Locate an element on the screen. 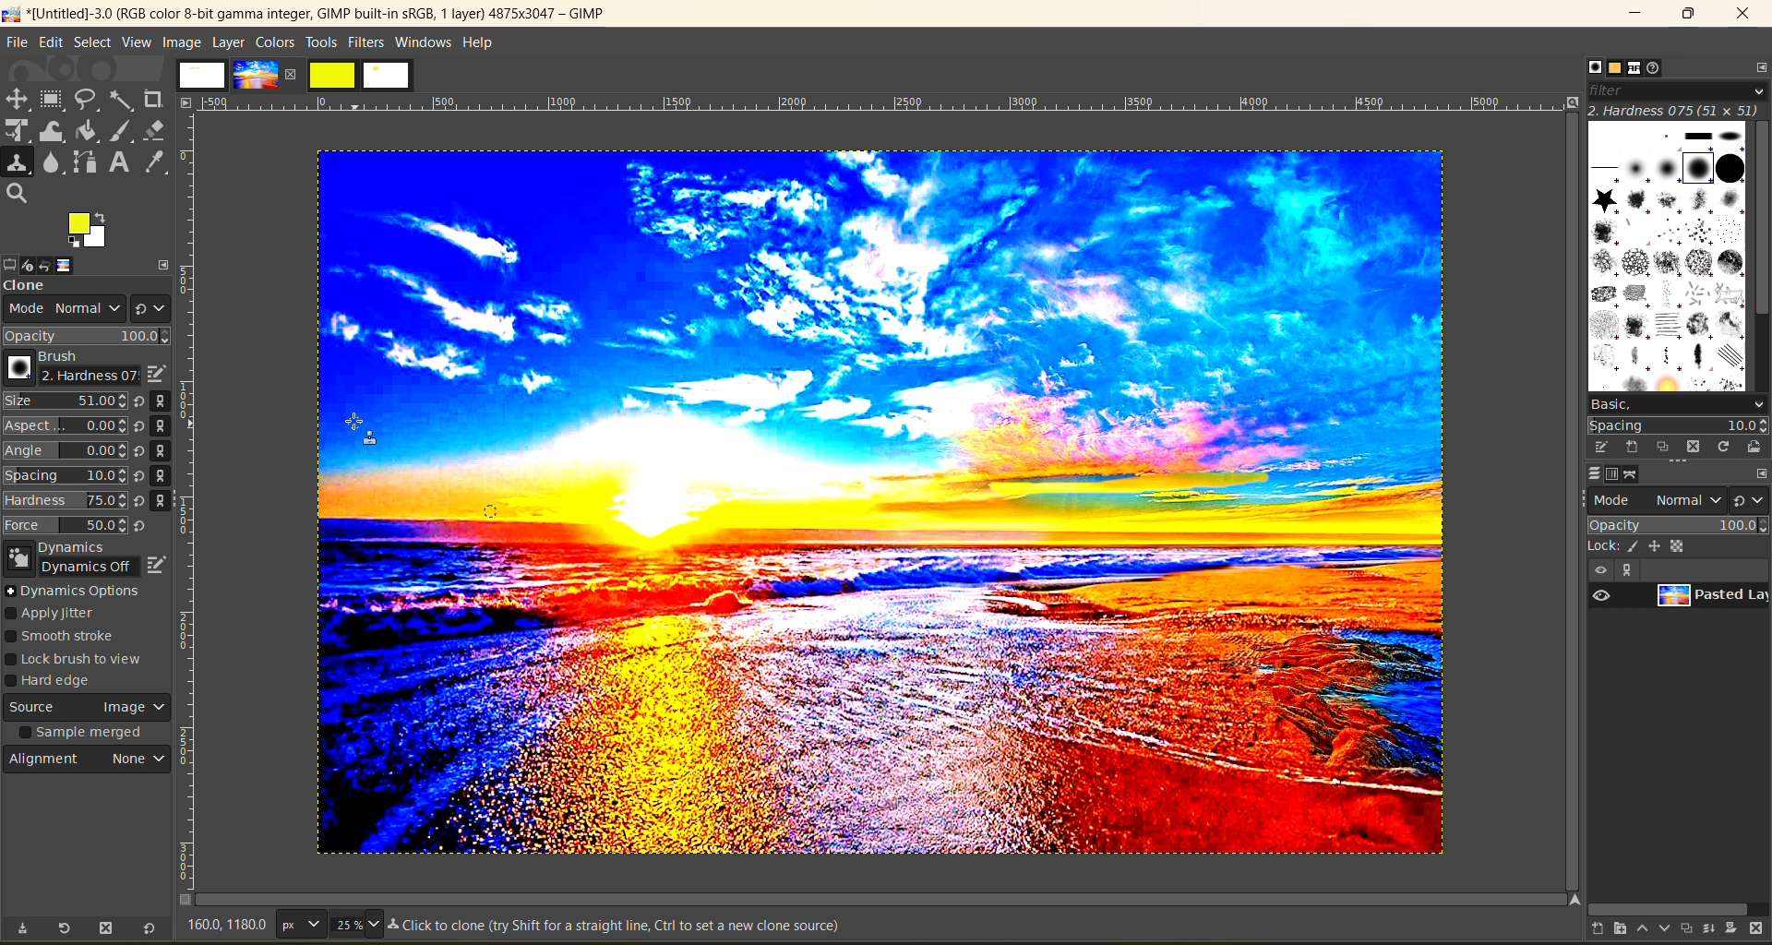 Image resolution: width=1772 pixels, height=945 pixels. cursor is located at coordinates (357, 436).